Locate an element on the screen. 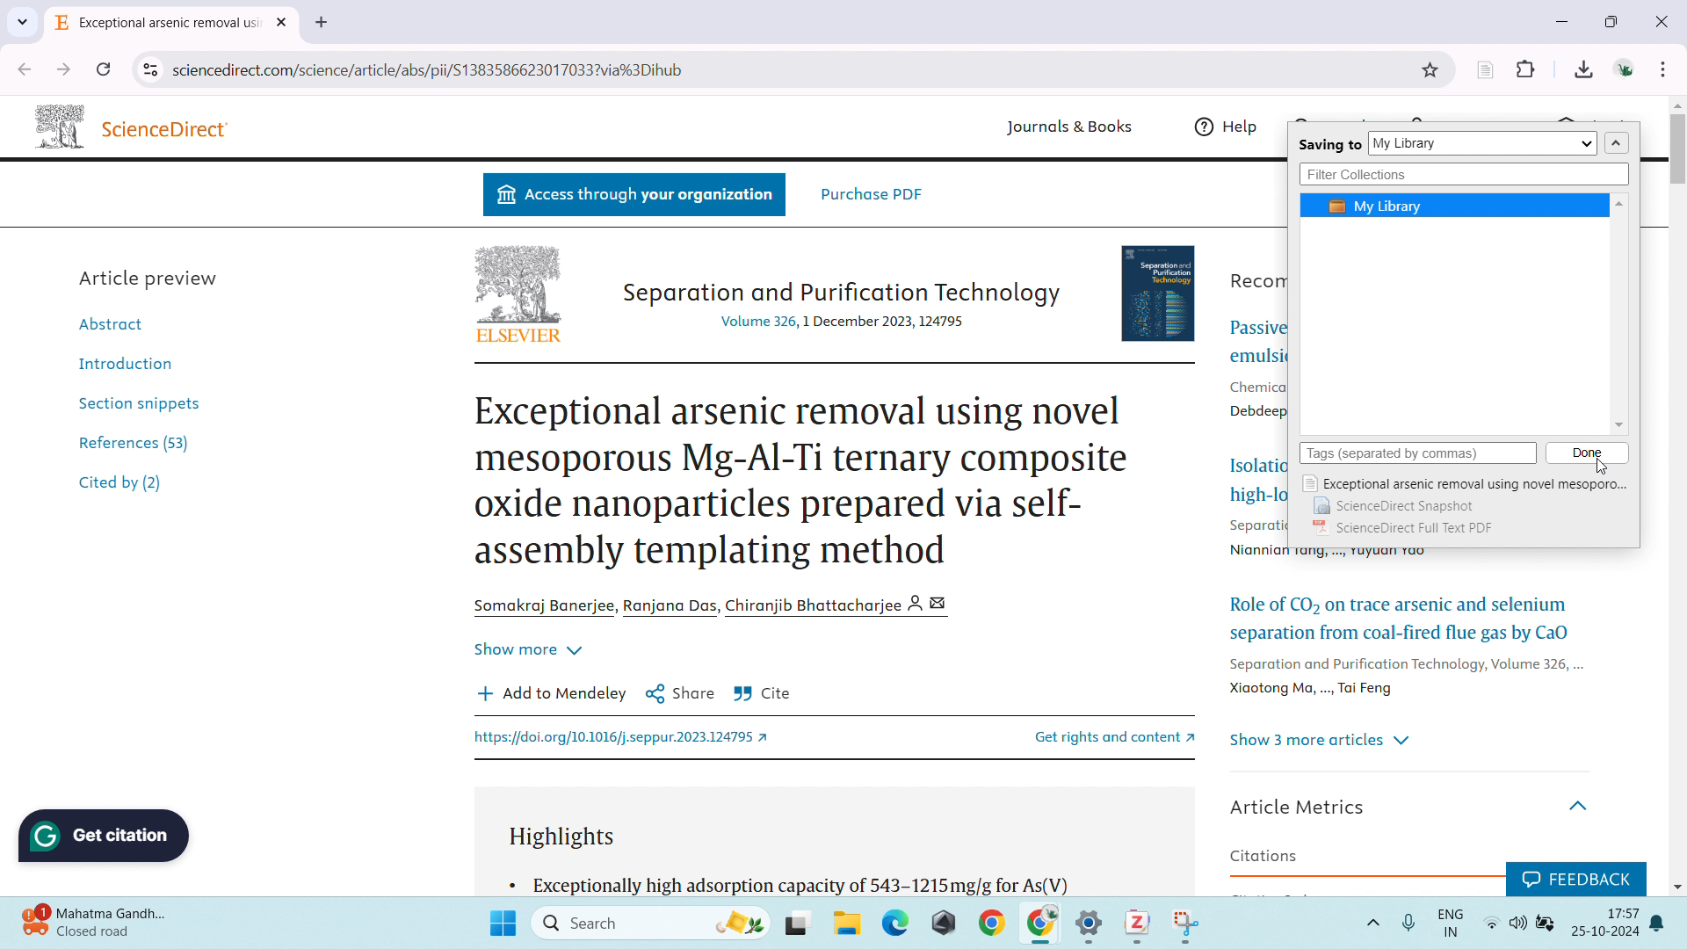 Image resolution: width=1687 pixels, height=949 pixels. Access through your organization is located at coordinates (634, 196).